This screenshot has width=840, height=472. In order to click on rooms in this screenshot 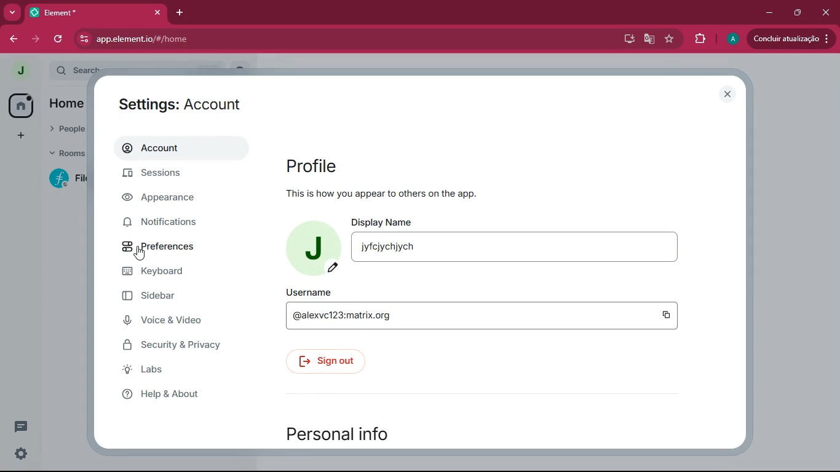, I will do `click(63, 155)`.